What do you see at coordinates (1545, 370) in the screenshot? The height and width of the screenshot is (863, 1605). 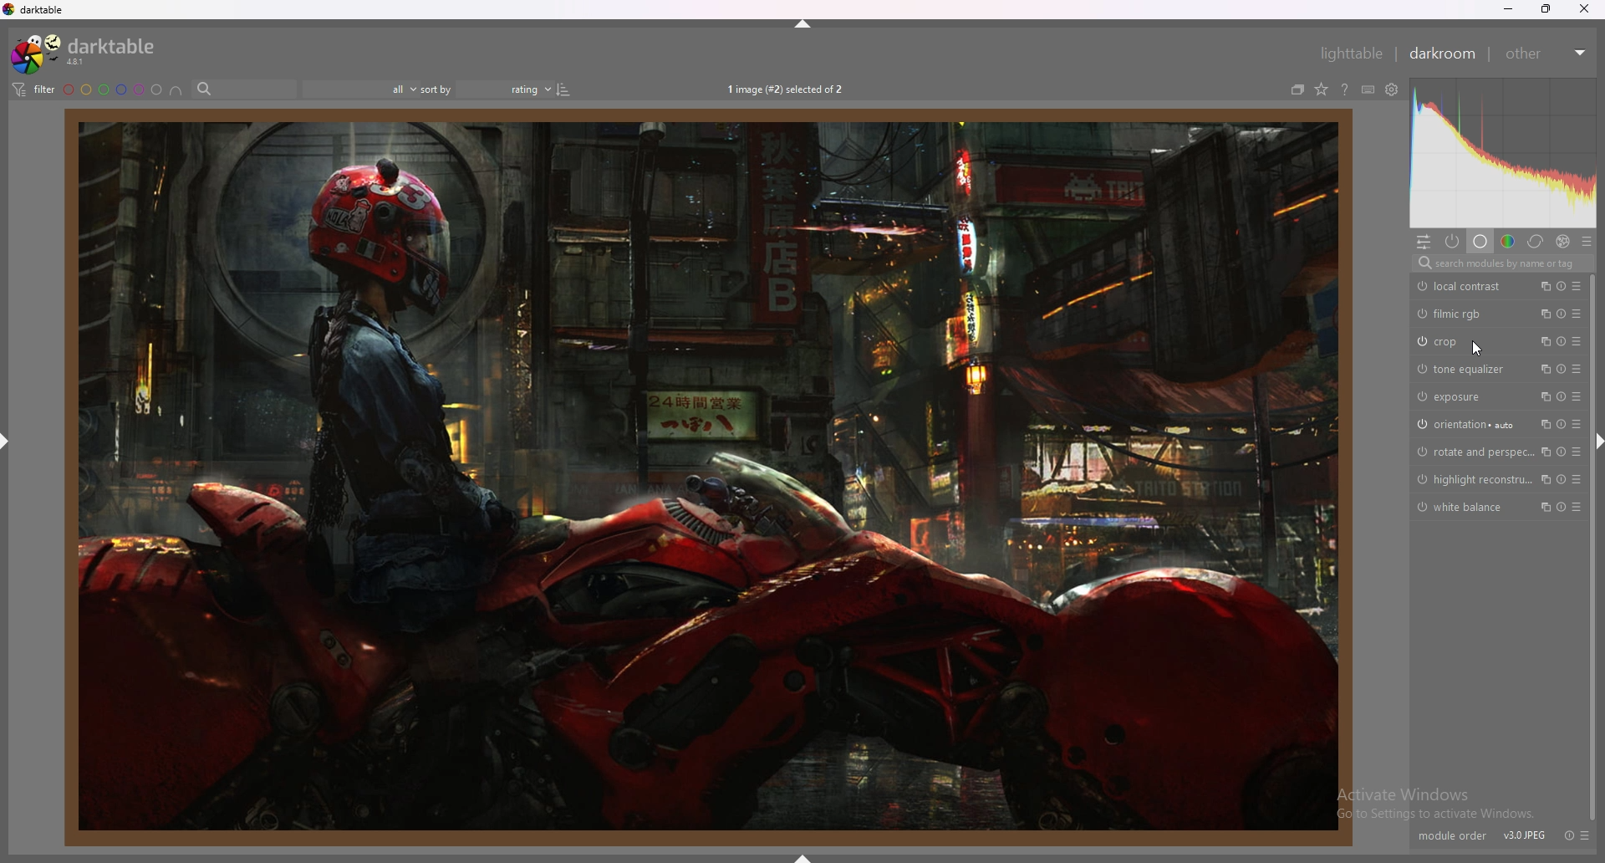 I see `multiple instances action` at bounding box center [1545, 370].